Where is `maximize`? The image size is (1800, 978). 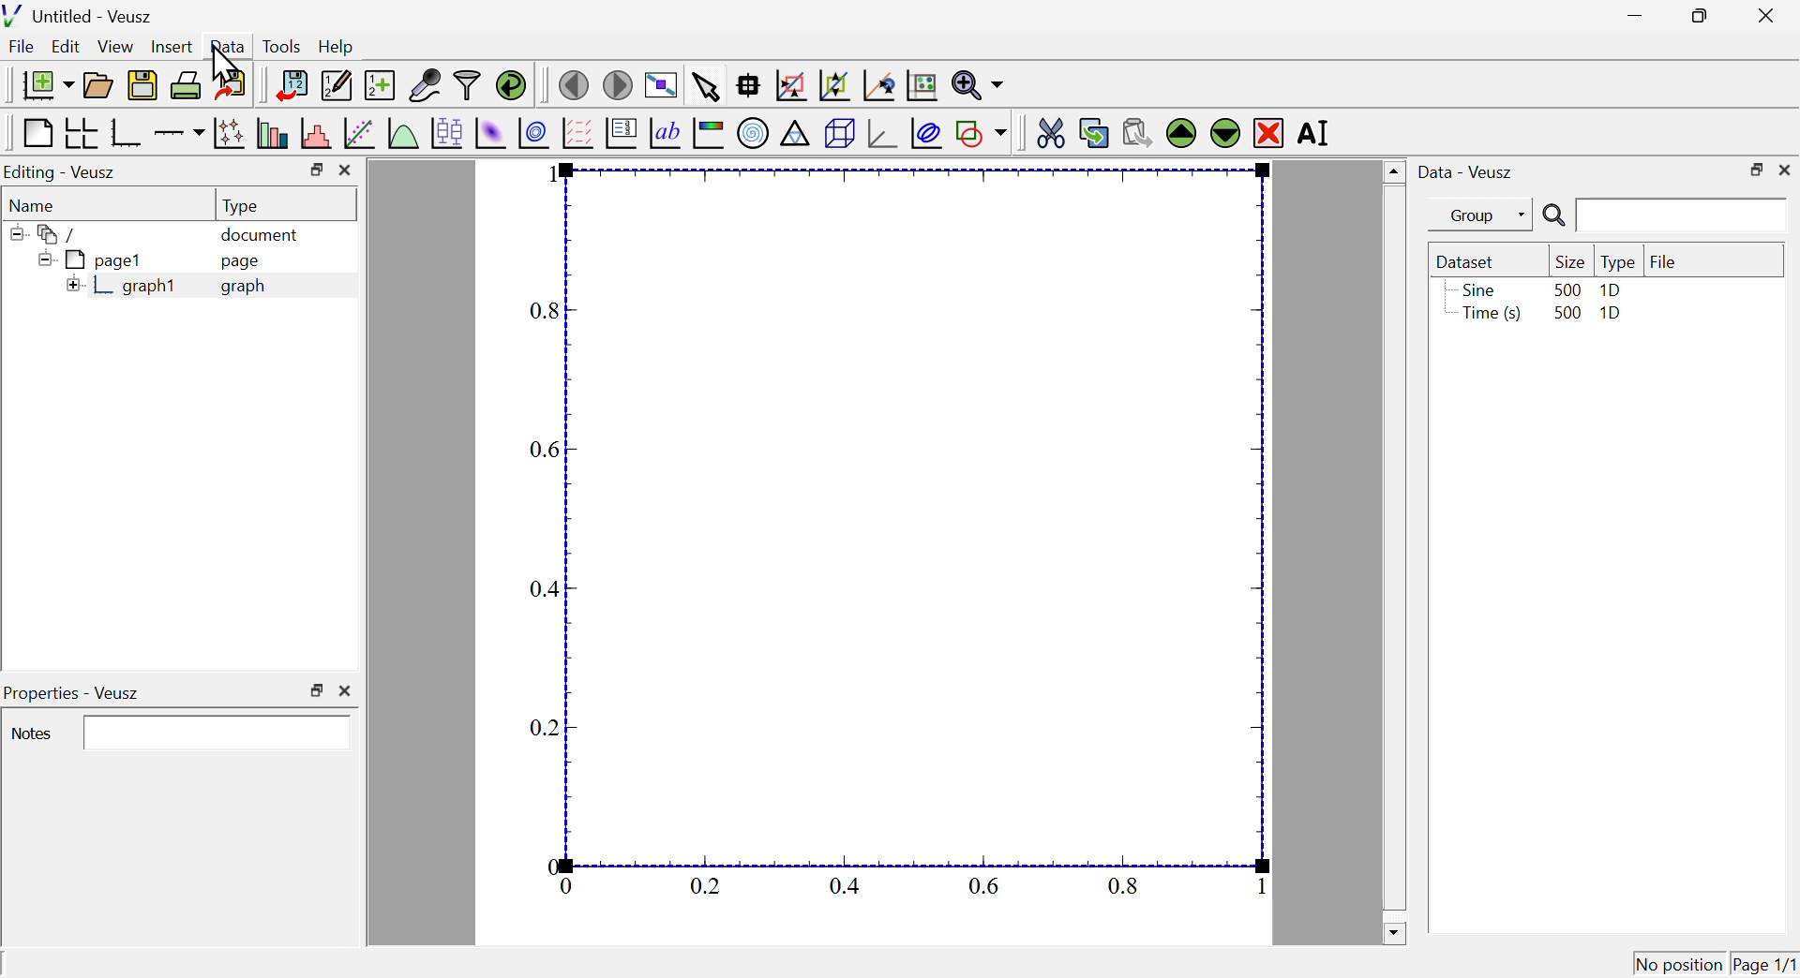
maximize is located at coordinates (313, 170).